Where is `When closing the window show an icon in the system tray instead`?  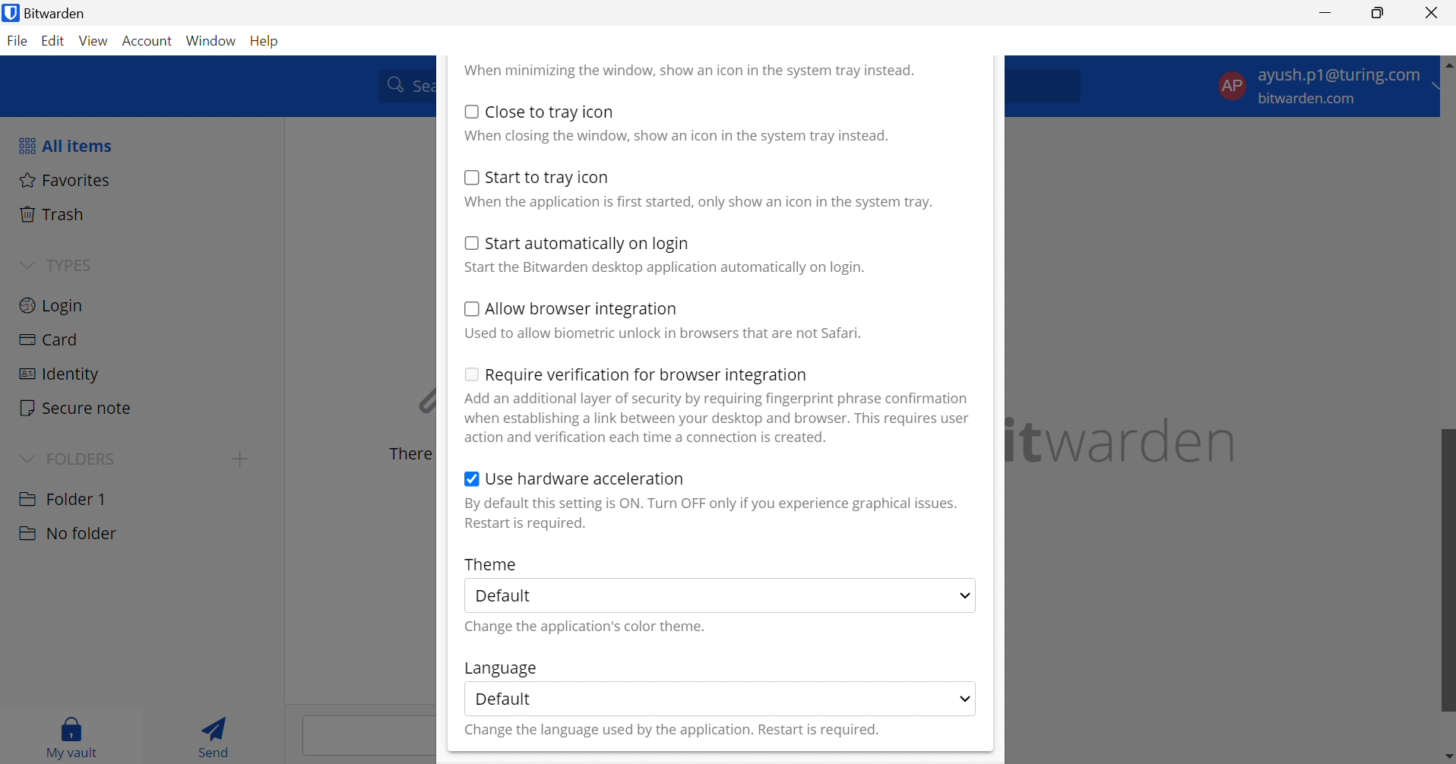 When closing the window show an icon in the system tray instead is located at coordinates (676, 134).